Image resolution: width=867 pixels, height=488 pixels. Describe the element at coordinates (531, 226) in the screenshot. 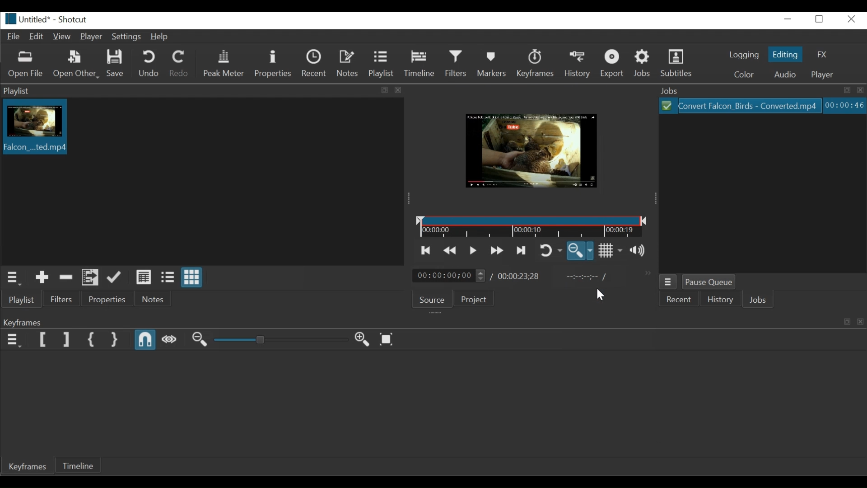

I see `Timeline` at that location.